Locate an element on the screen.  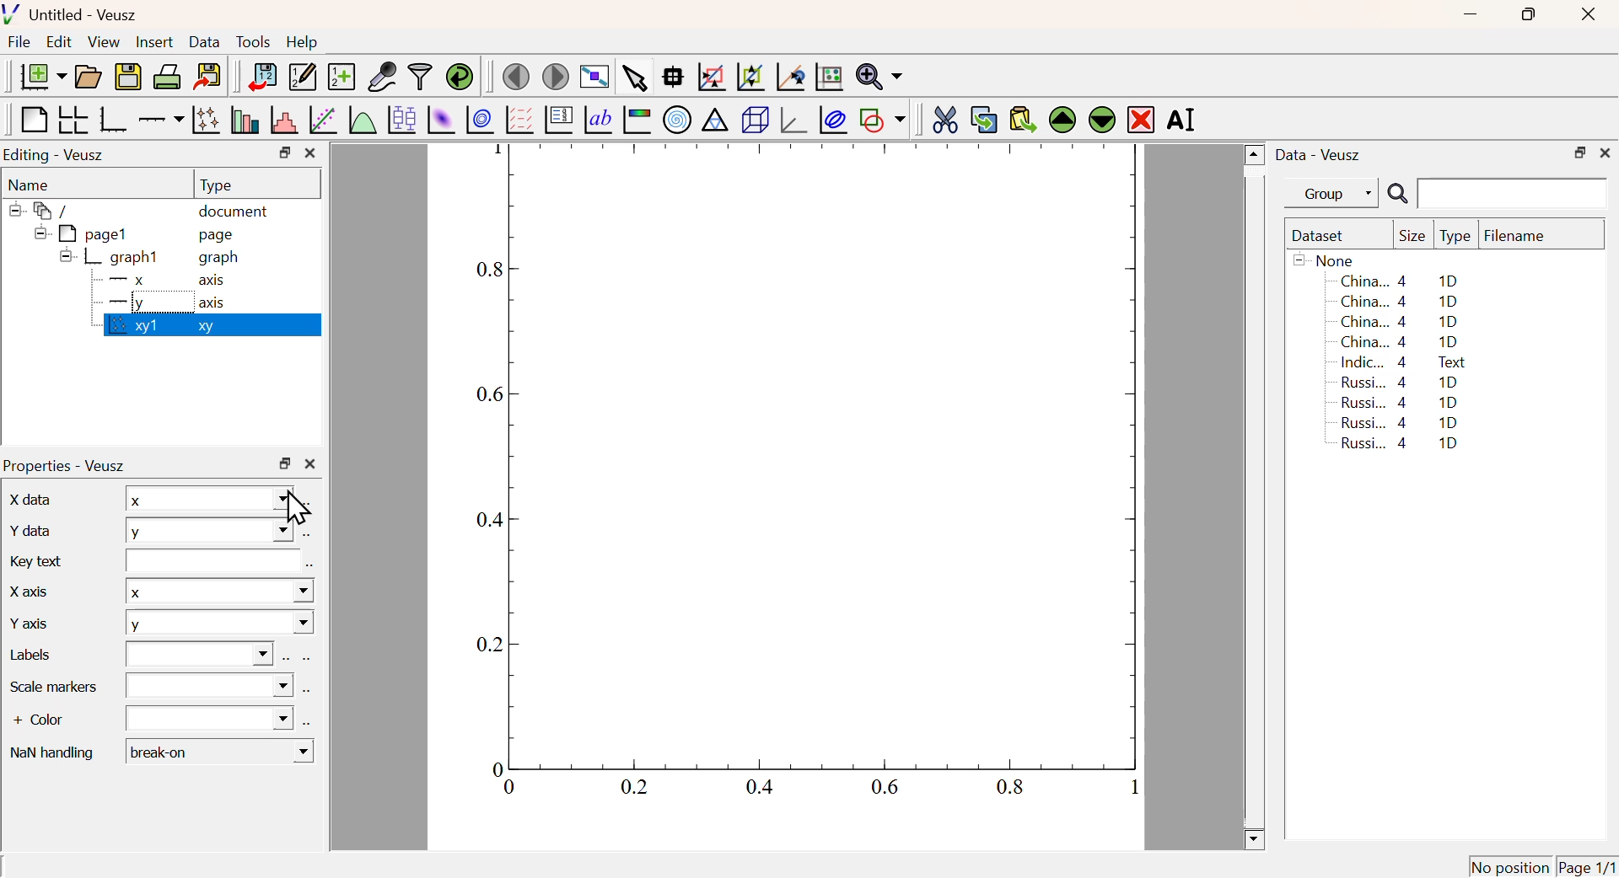
3D Scene is located at coordinates (755, 120).